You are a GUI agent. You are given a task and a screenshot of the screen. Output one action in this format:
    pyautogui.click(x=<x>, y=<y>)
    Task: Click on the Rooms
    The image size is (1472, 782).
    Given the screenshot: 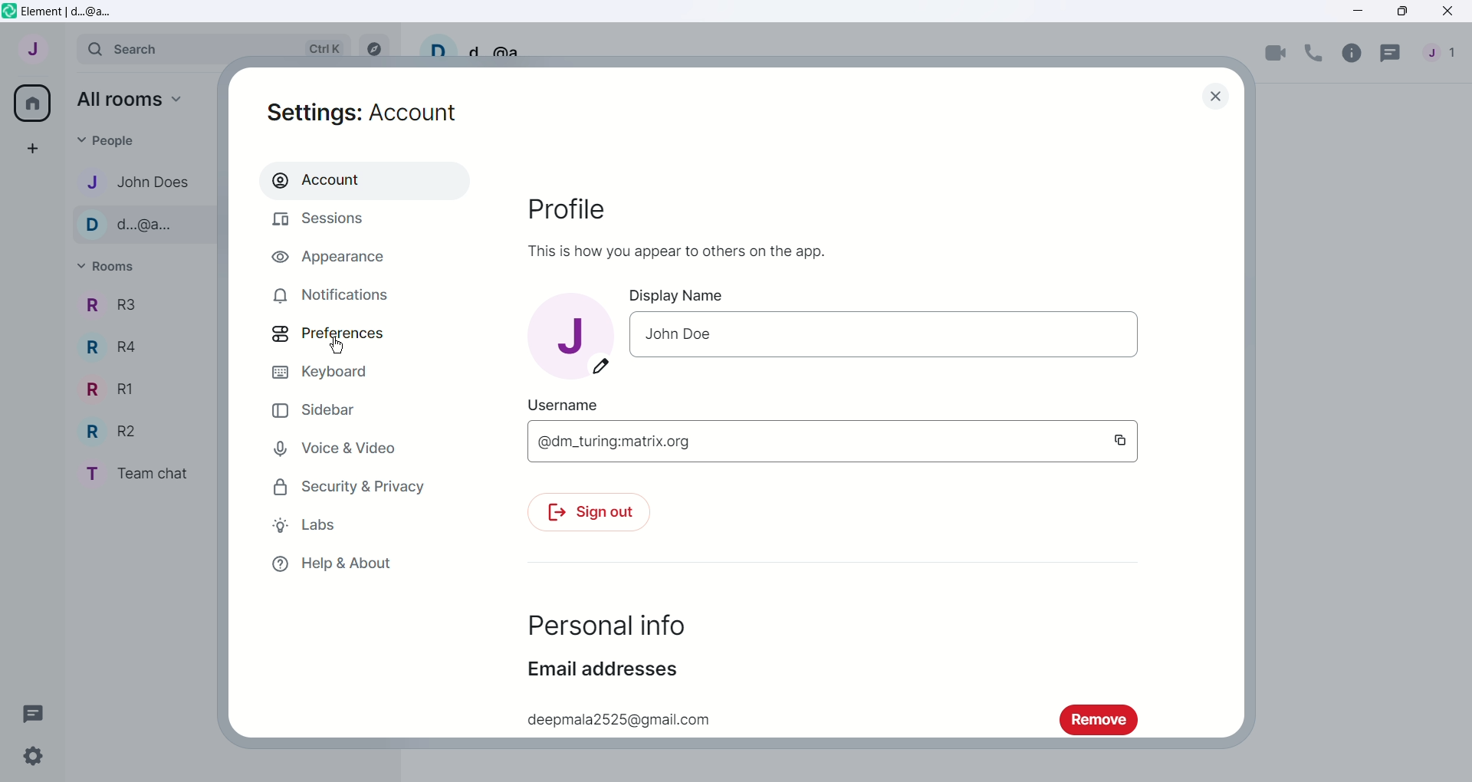 What is the action you would take?
    pyautogui.click(x=110, y=267)
    